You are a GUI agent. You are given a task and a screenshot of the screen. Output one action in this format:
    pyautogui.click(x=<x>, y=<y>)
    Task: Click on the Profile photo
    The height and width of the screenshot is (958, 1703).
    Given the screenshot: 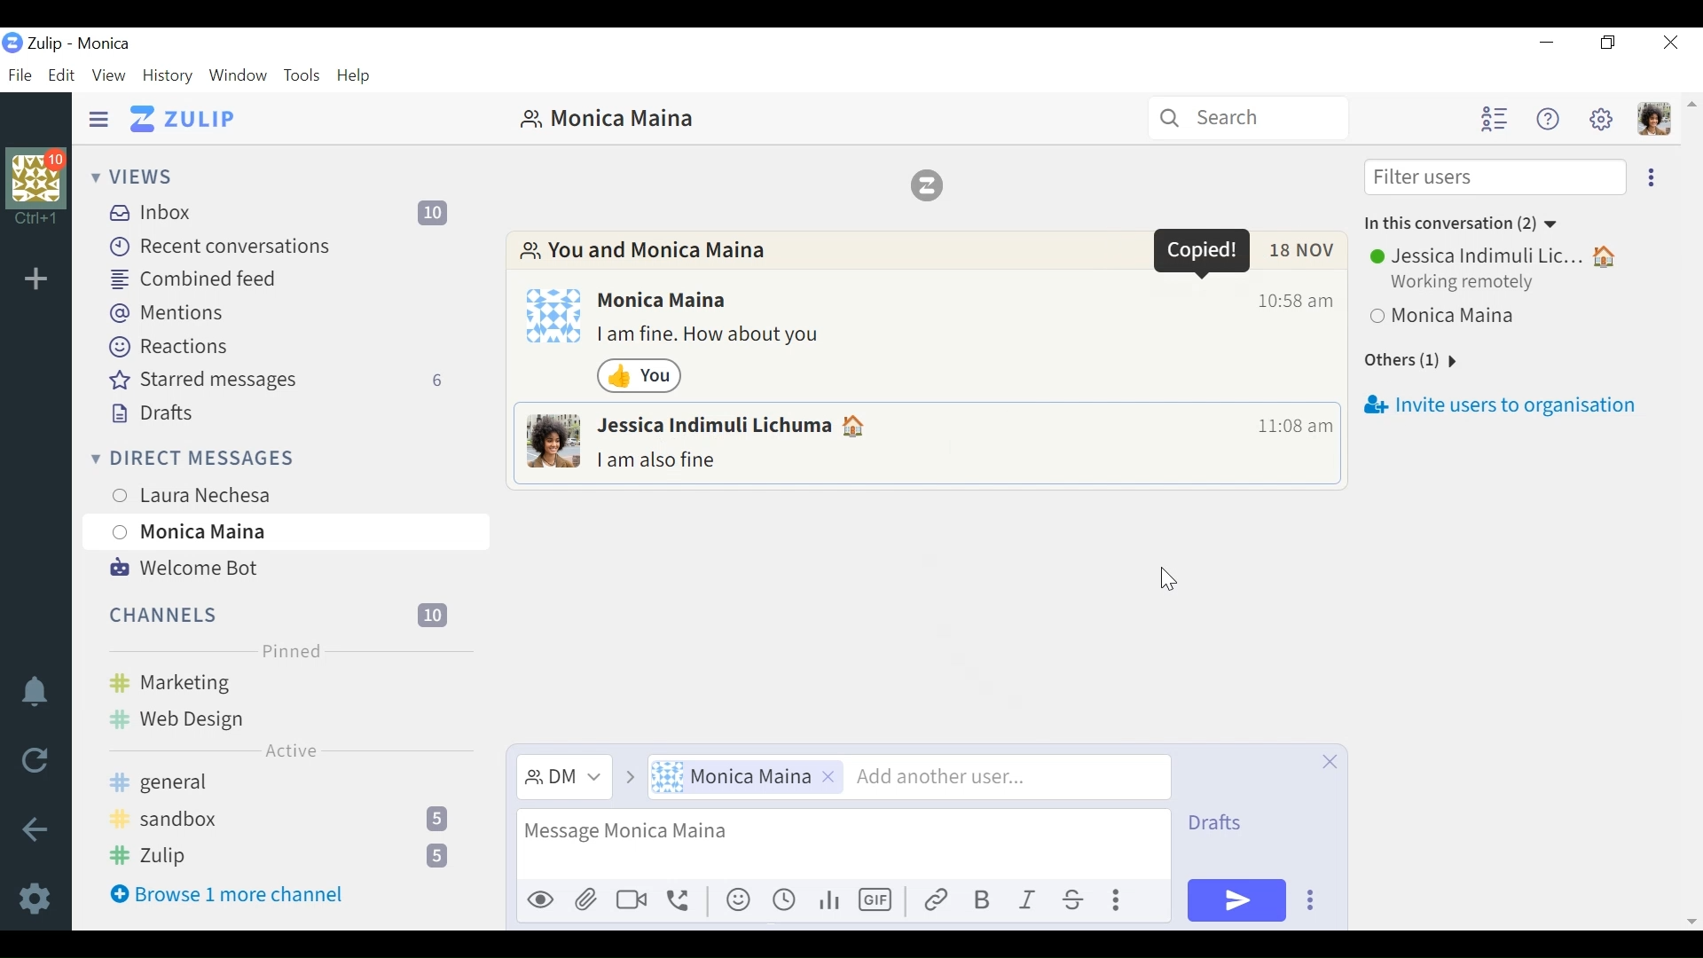 What is the action you would take?
    pyautogui.click(x=553, y=442)
    